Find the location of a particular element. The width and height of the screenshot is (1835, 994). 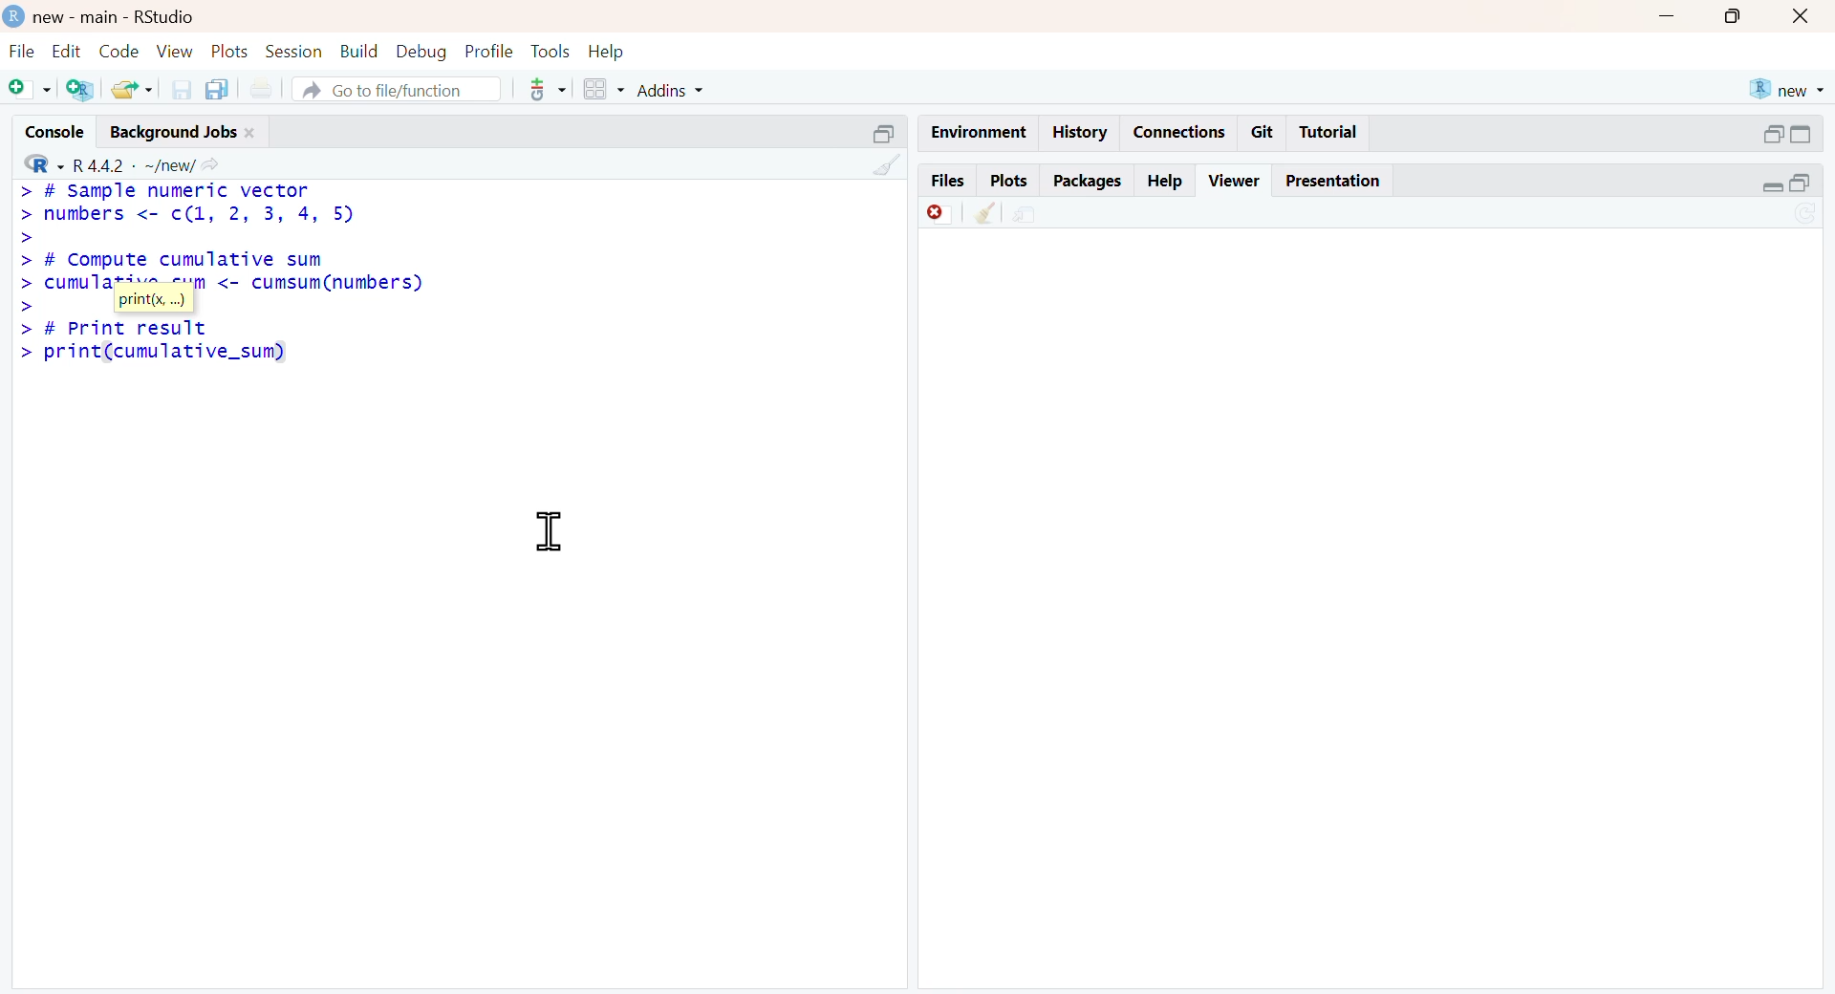

addins is located at coordinates (670, 90).